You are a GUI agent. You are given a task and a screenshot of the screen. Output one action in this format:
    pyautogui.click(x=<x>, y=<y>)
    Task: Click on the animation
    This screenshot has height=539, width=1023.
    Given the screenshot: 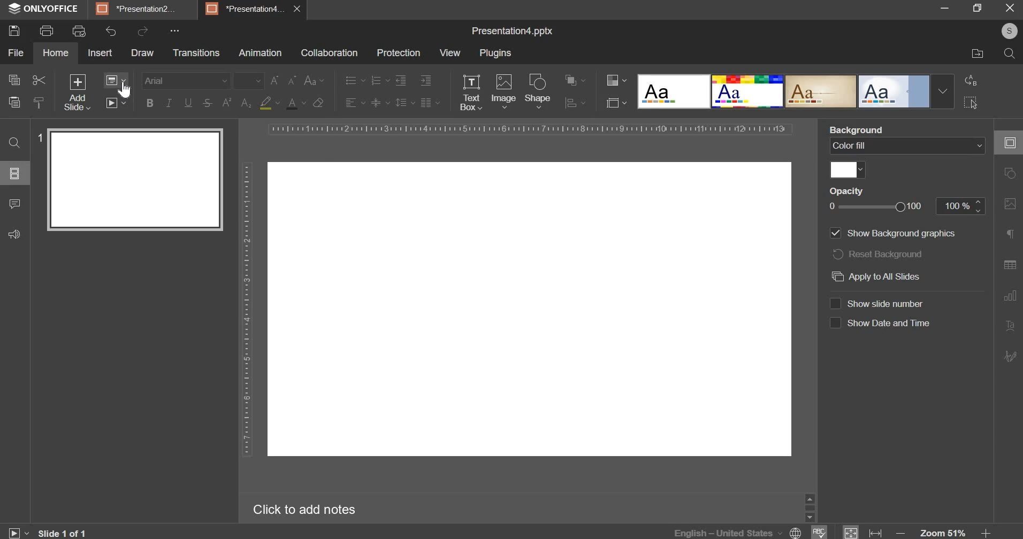 What is the action you would take?
    pyautogui.click(x=261, y=53)
    